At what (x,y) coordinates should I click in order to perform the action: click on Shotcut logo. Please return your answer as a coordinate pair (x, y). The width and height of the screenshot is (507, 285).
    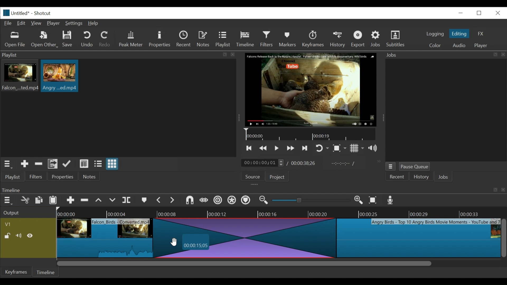
    Looking at the image, I should click on (5, 12).